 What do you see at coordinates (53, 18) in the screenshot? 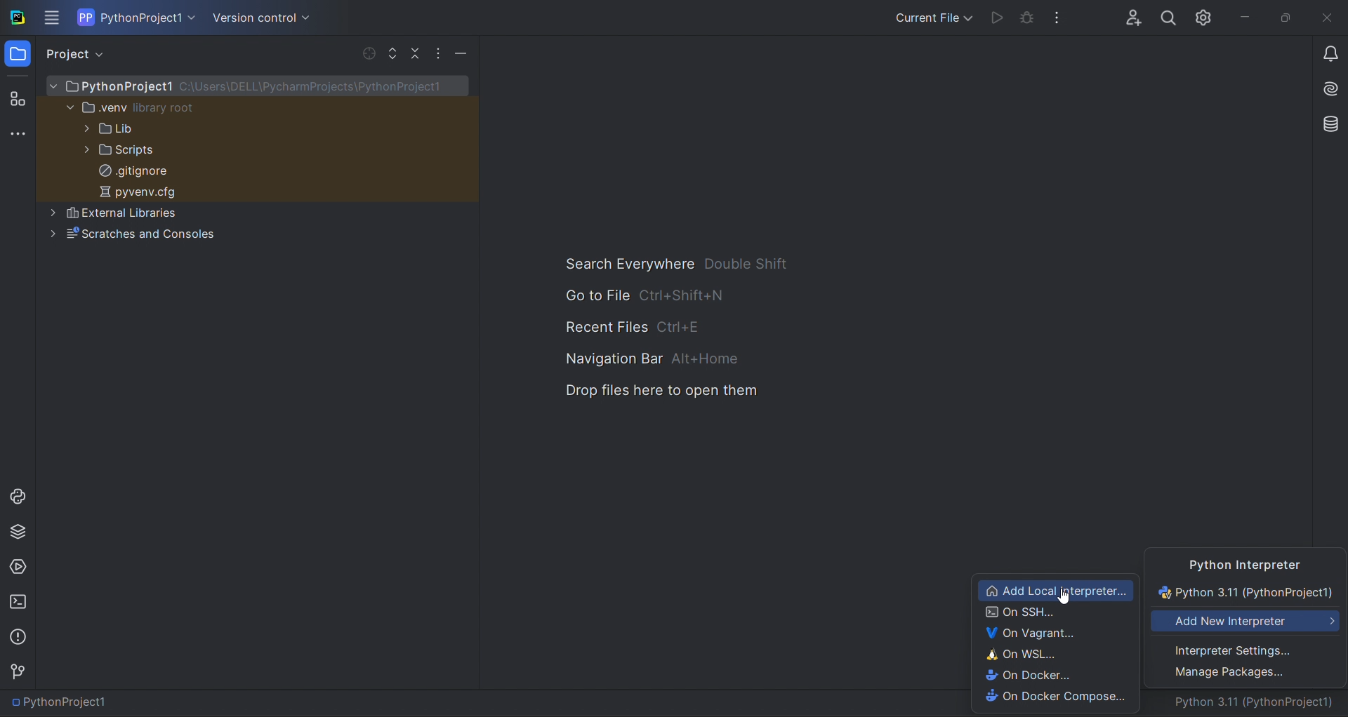
I see `main menu` at bounding box center [53, 18].